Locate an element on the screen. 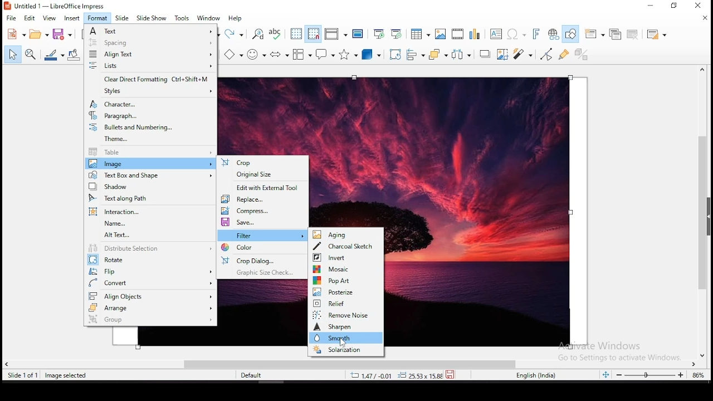  paragraph is located at coordinates (149, 116).